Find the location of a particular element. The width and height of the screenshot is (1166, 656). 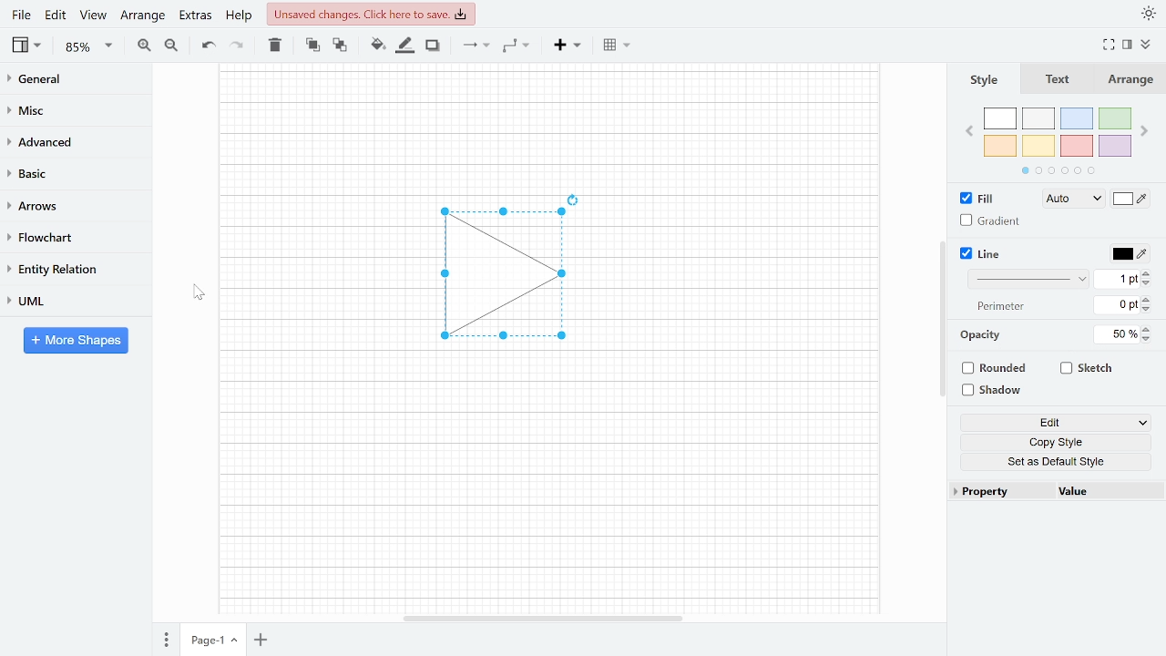

Page options is located at coordinates (237, 642).